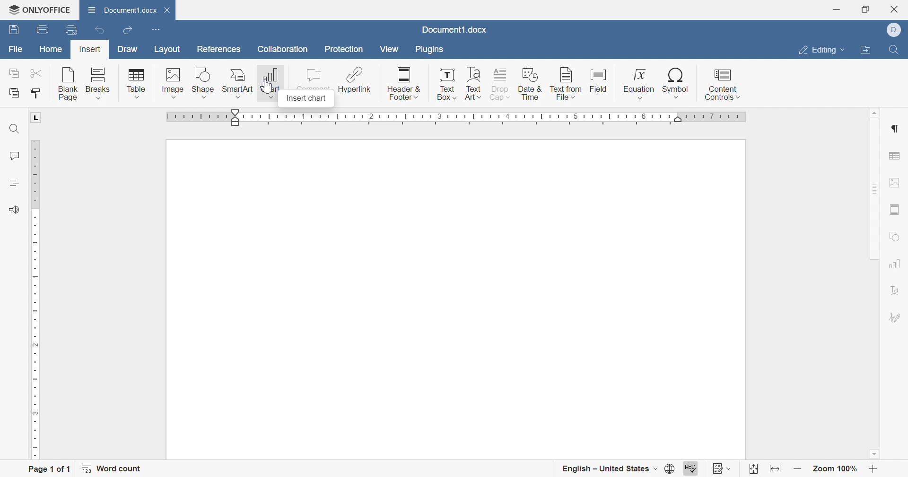  I want to click on Insert chart, so click(306, 99).